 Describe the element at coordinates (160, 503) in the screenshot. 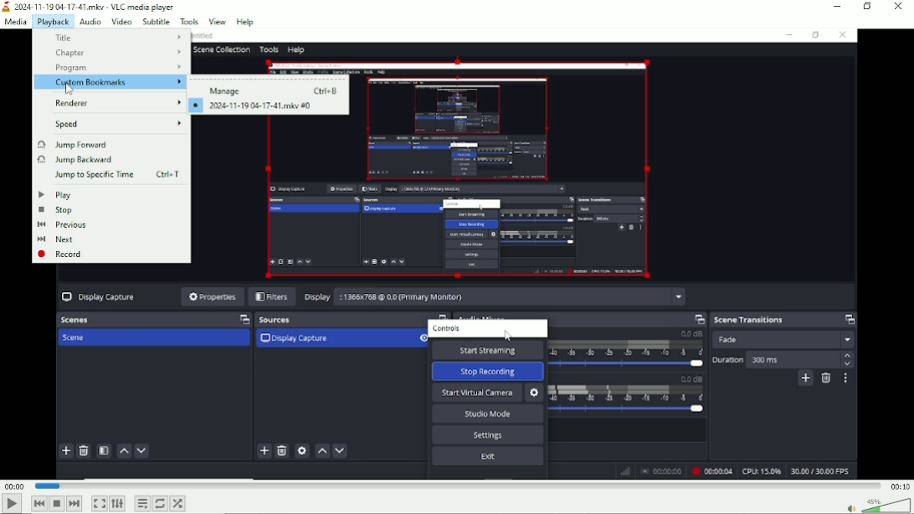

I see `Toggle between loop all, loop one and no loop` at that location.